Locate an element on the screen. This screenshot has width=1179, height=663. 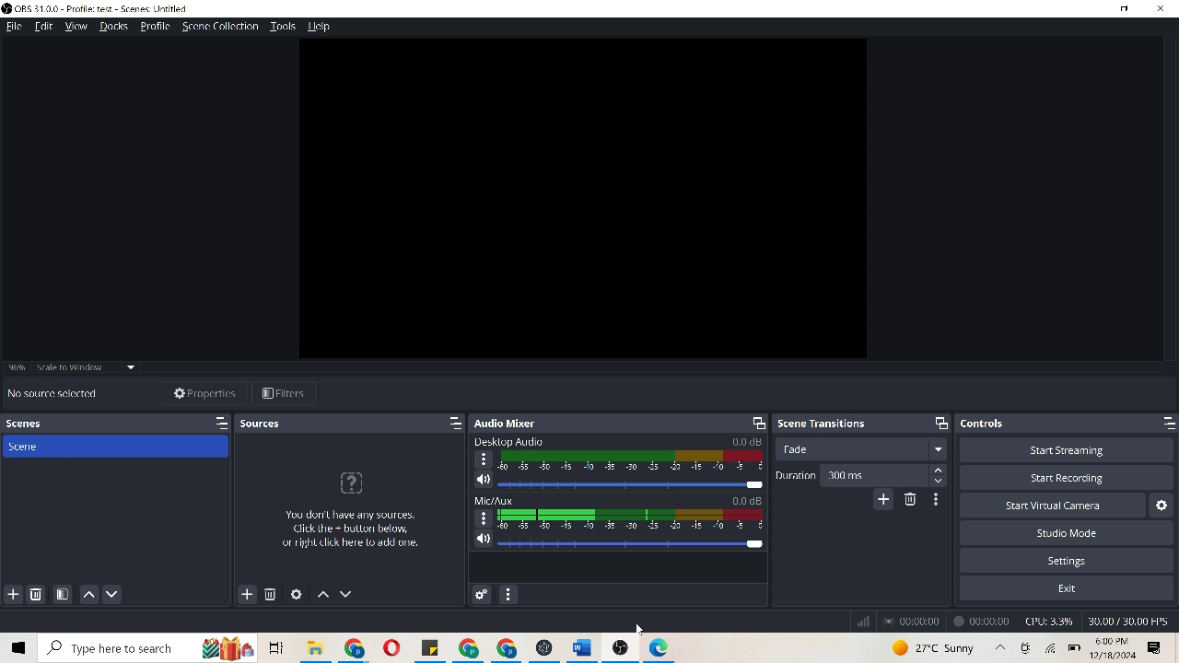
OBS 31.0.0-profile:test is located at coordinates (108, 8).